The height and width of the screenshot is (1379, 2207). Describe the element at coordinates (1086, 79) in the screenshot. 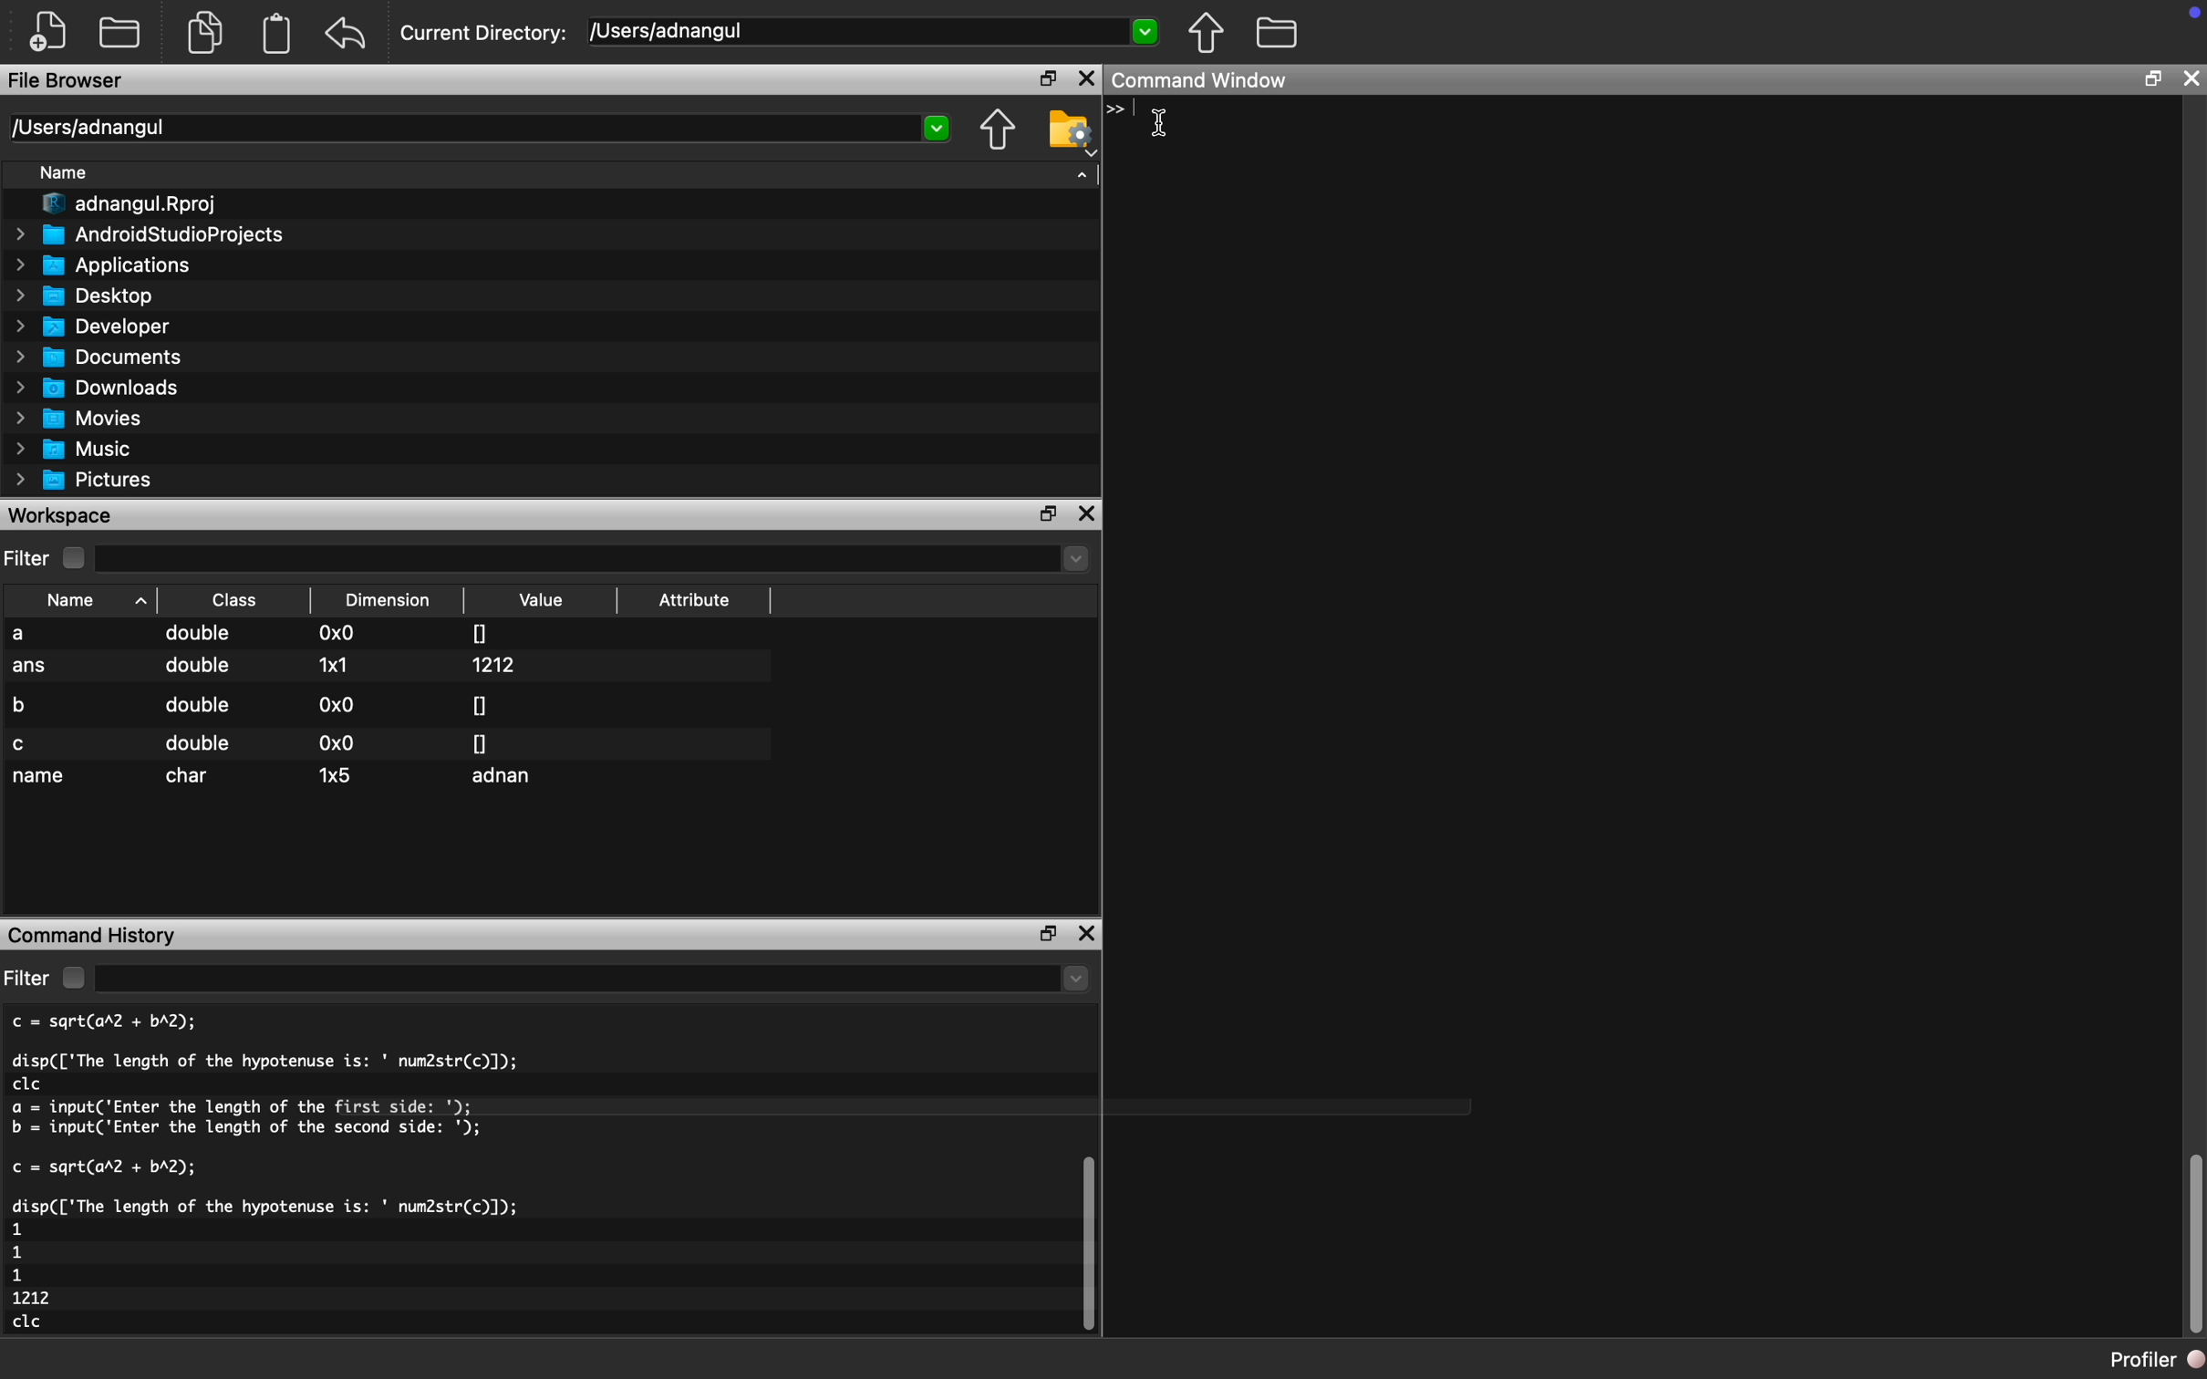

I see `close` at that location.